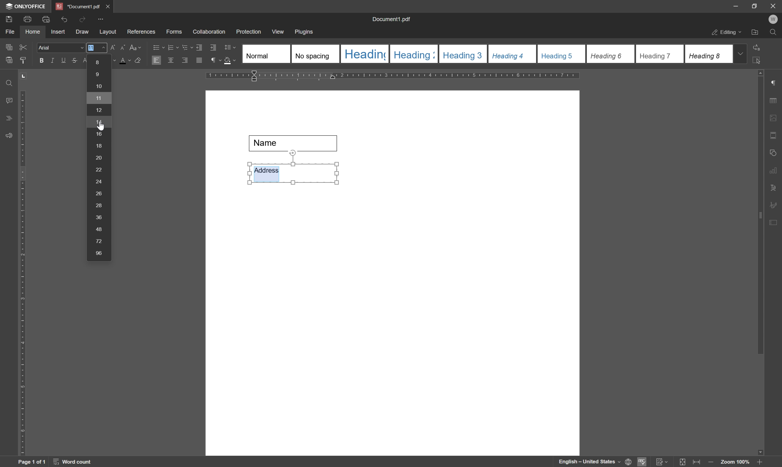 This screenshot has height=467, width=782. Describe the element at coordinates (776, 119) in the screenshot. I see `image settings` at that location.